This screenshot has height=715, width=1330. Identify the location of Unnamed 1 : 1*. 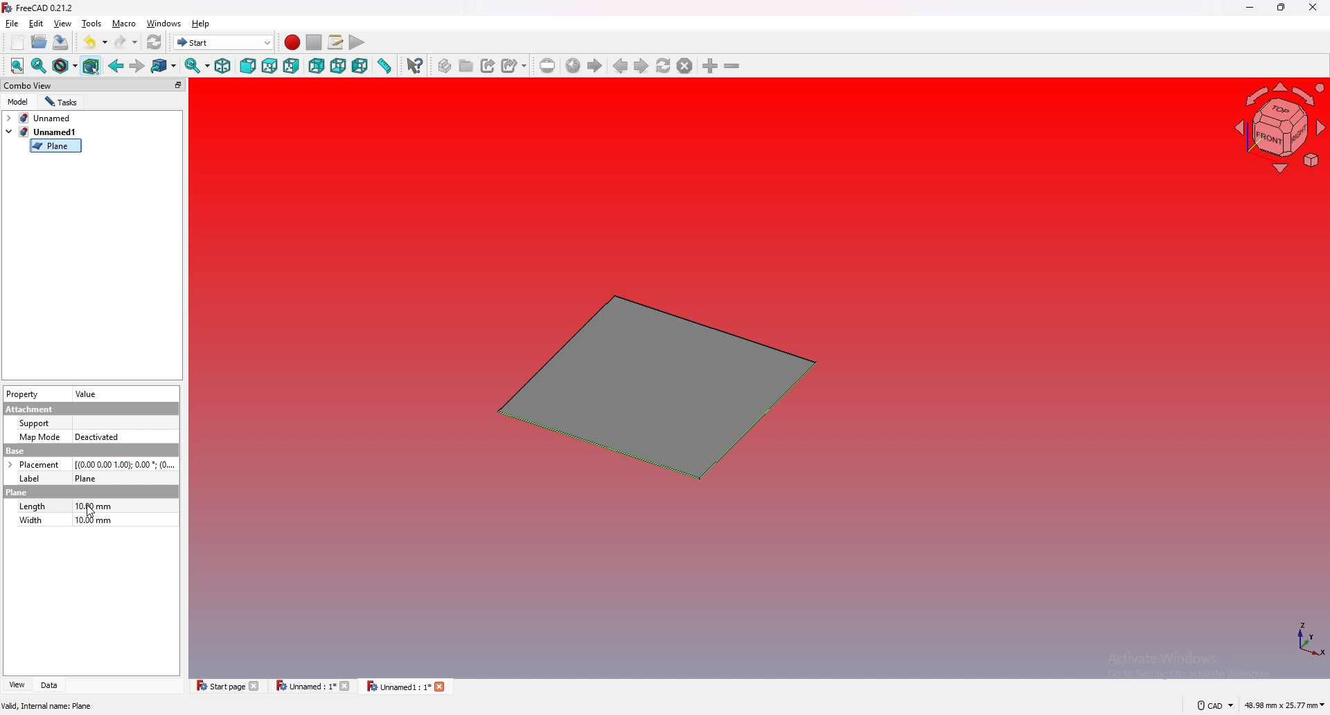
(406, 687).